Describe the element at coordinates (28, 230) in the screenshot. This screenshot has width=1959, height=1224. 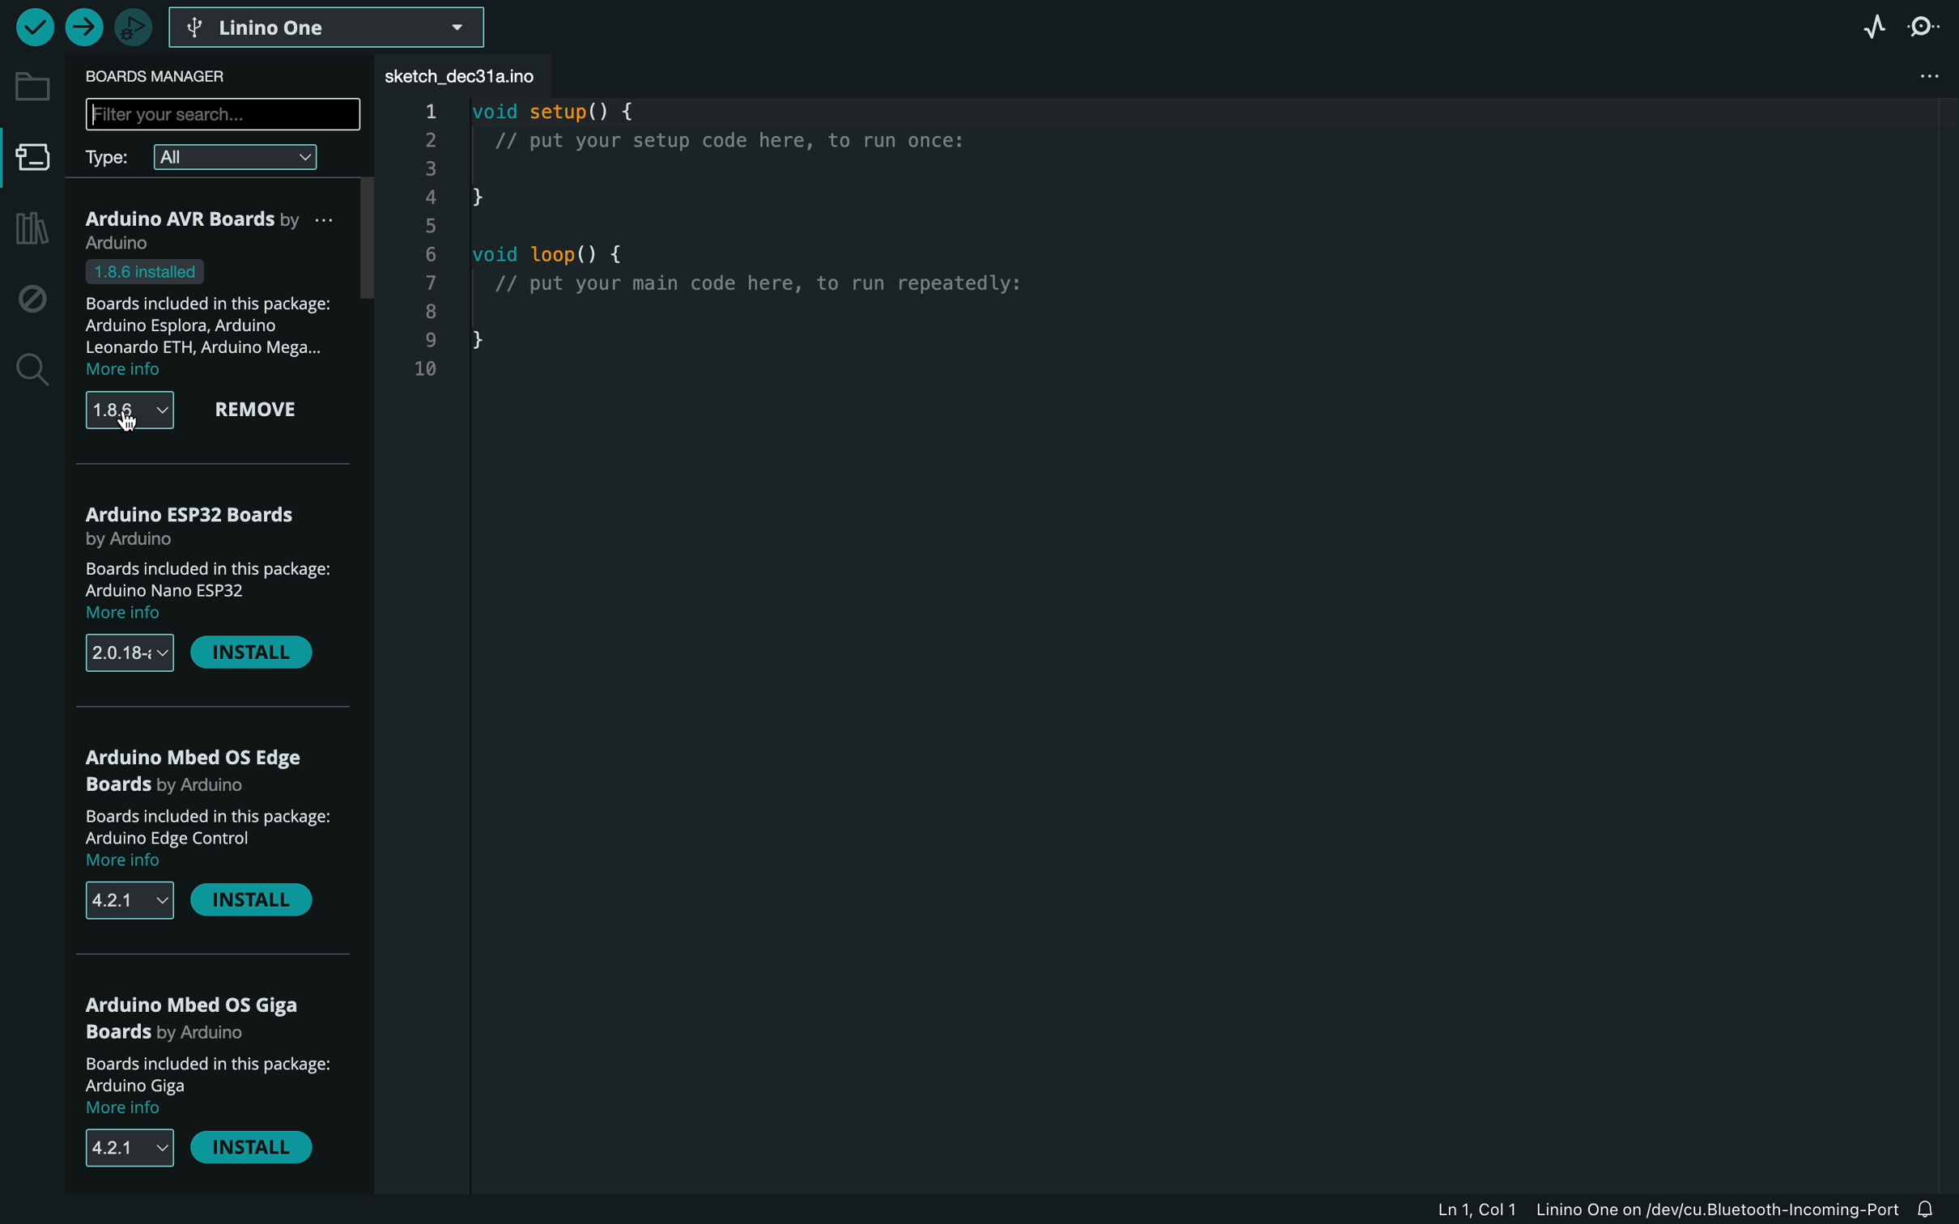
I see `library manager` at that location.